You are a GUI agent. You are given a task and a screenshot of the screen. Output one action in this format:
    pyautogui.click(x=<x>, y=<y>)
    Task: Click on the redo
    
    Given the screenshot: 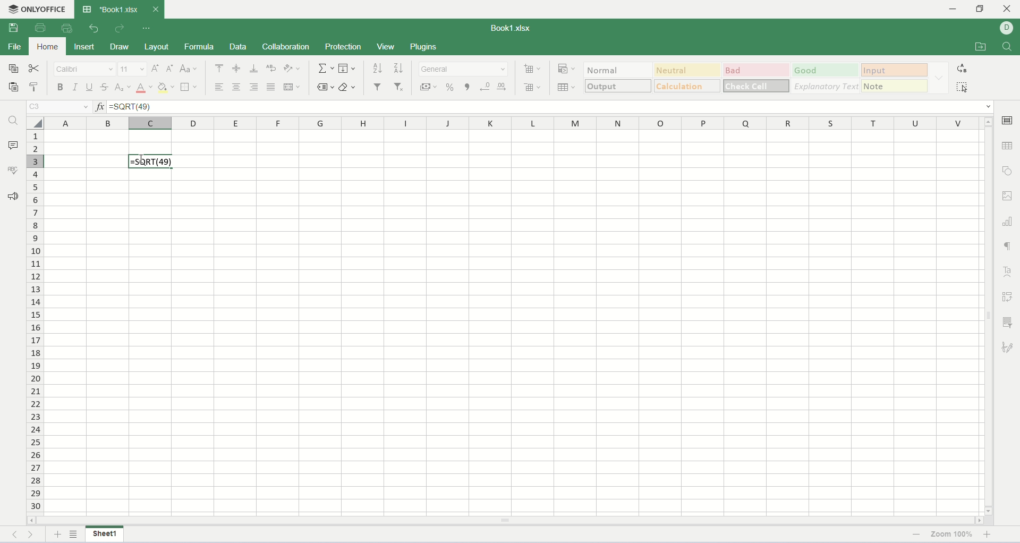 What is the action you would take?
    pyautogui.click(x=122, y=29)
    